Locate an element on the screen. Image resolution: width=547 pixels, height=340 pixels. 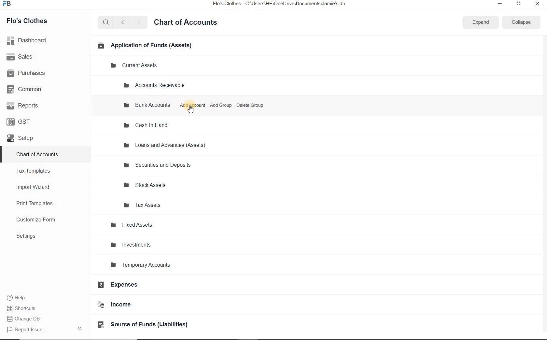
Expenses is located at coordinates (125, 286).